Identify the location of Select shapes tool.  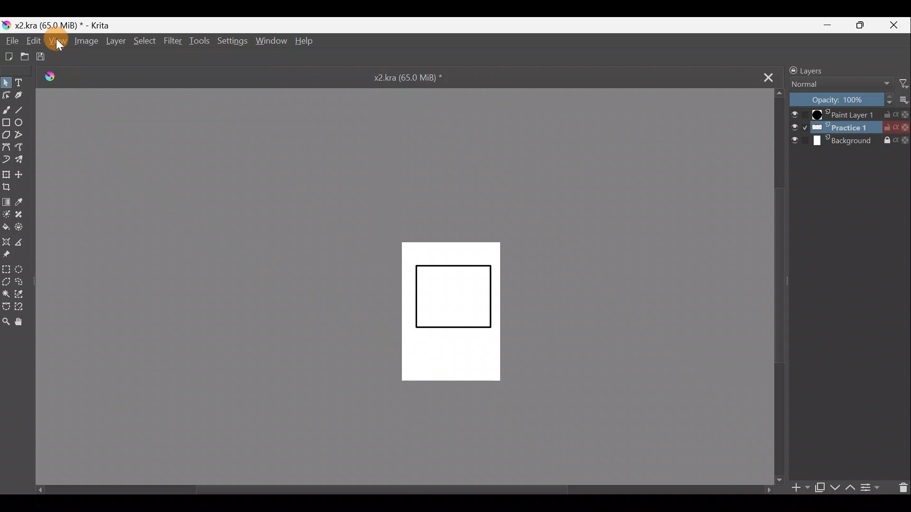
(6, 81).